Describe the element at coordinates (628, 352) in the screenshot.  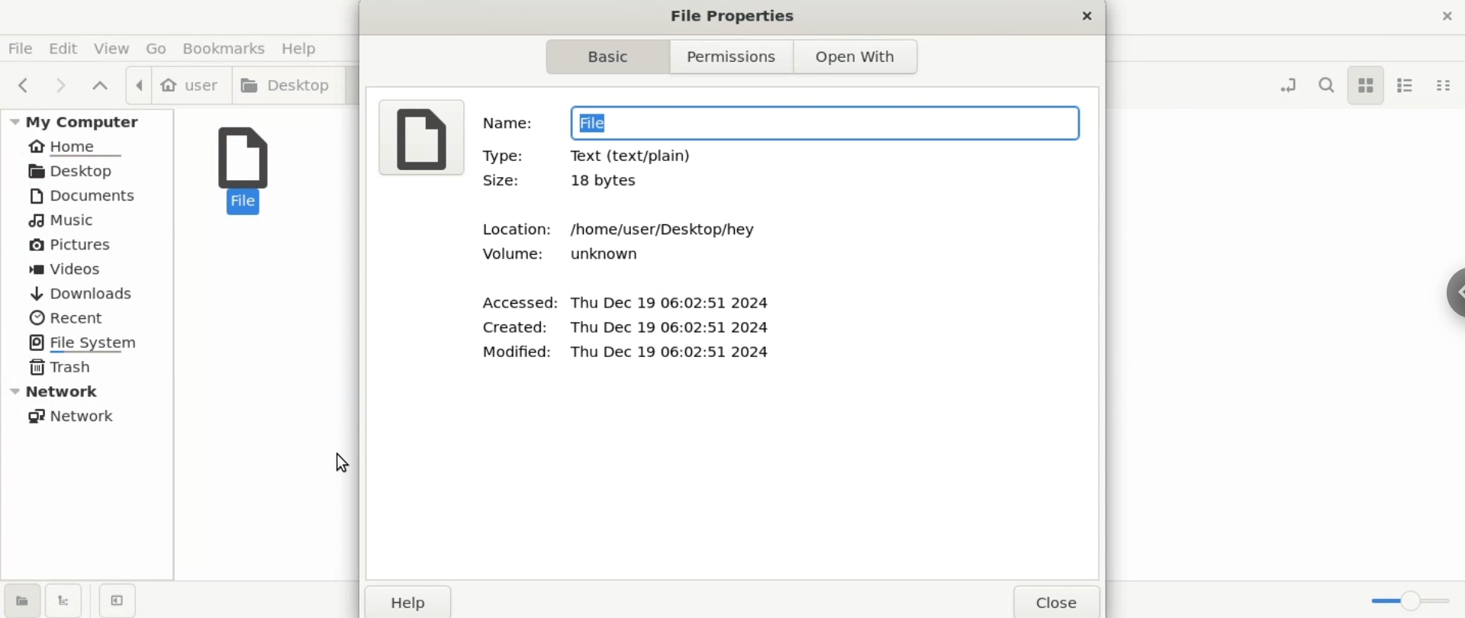
I see `modified: Thu Dec 19:06:02:51 2024` at that location.